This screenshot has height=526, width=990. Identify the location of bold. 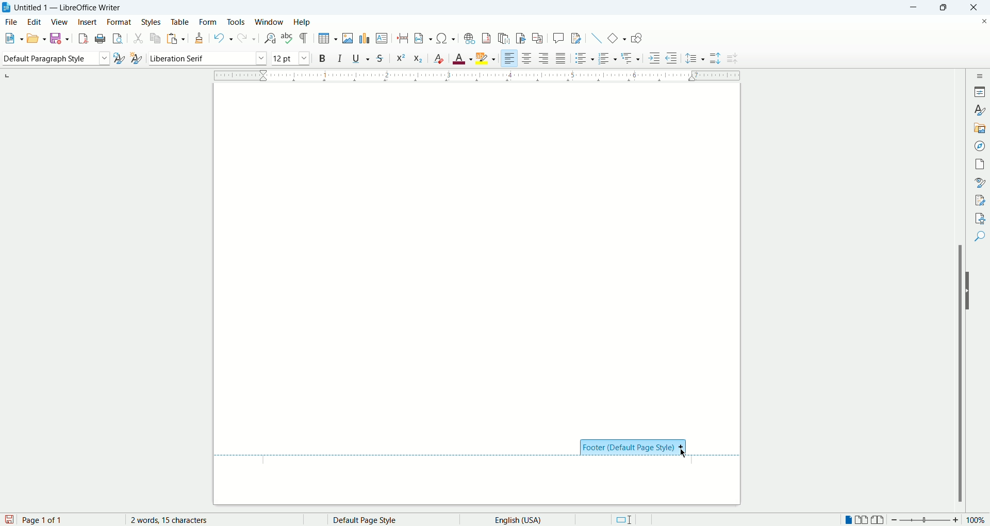
(322, 58).